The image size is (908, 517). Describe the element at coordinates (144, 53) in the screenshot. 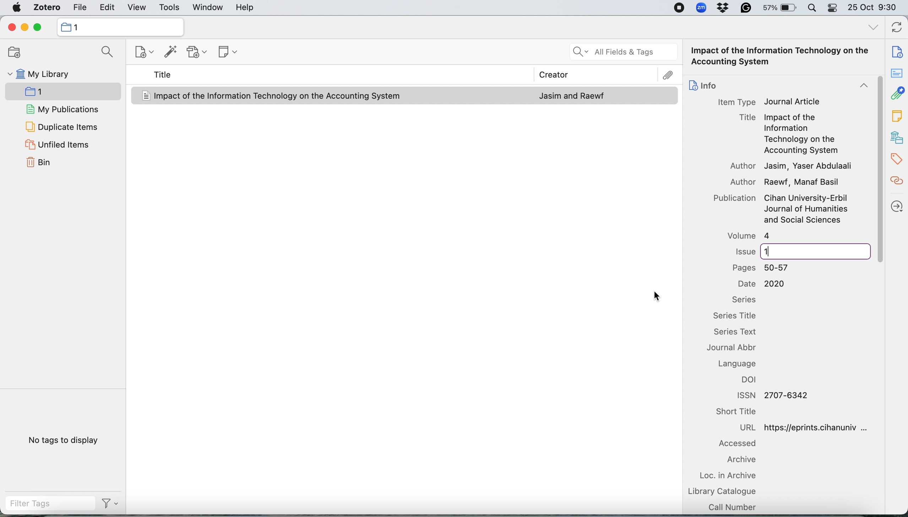

I see `new item` at that location.